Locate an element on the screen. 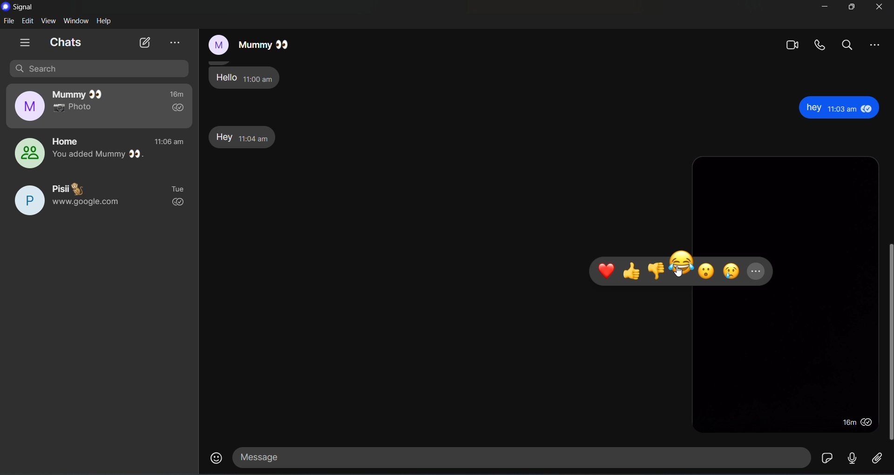 The height and width of the screenshot is (475, 894). view is located at coordinates (50, 21).